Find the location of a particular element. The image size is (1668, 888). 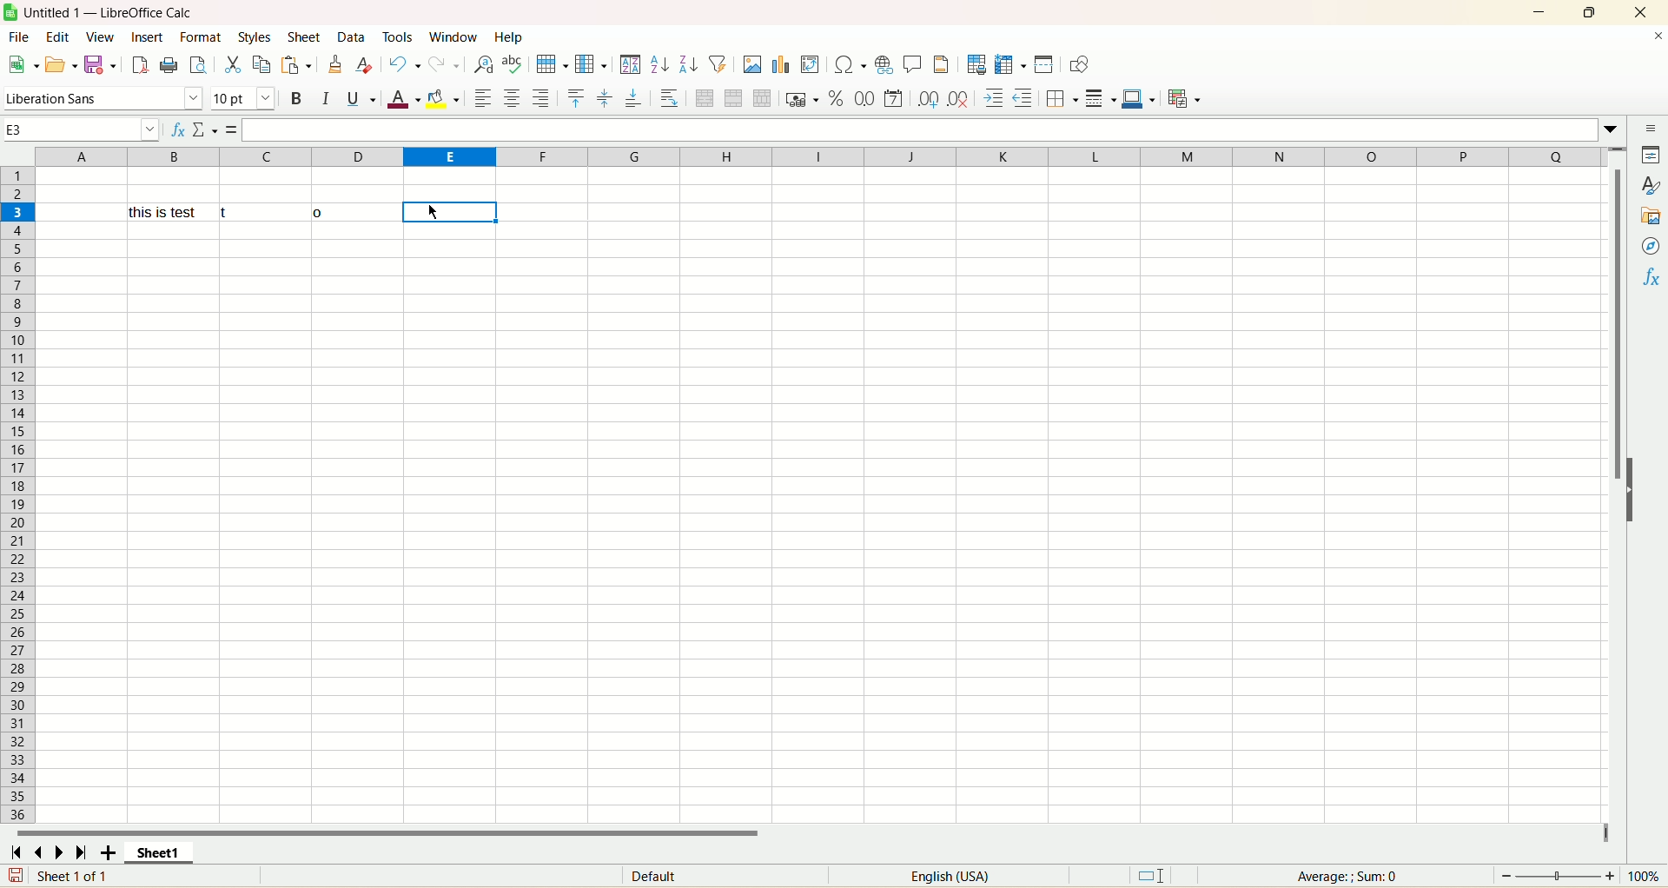

styles is located at coordinates (253, 36).